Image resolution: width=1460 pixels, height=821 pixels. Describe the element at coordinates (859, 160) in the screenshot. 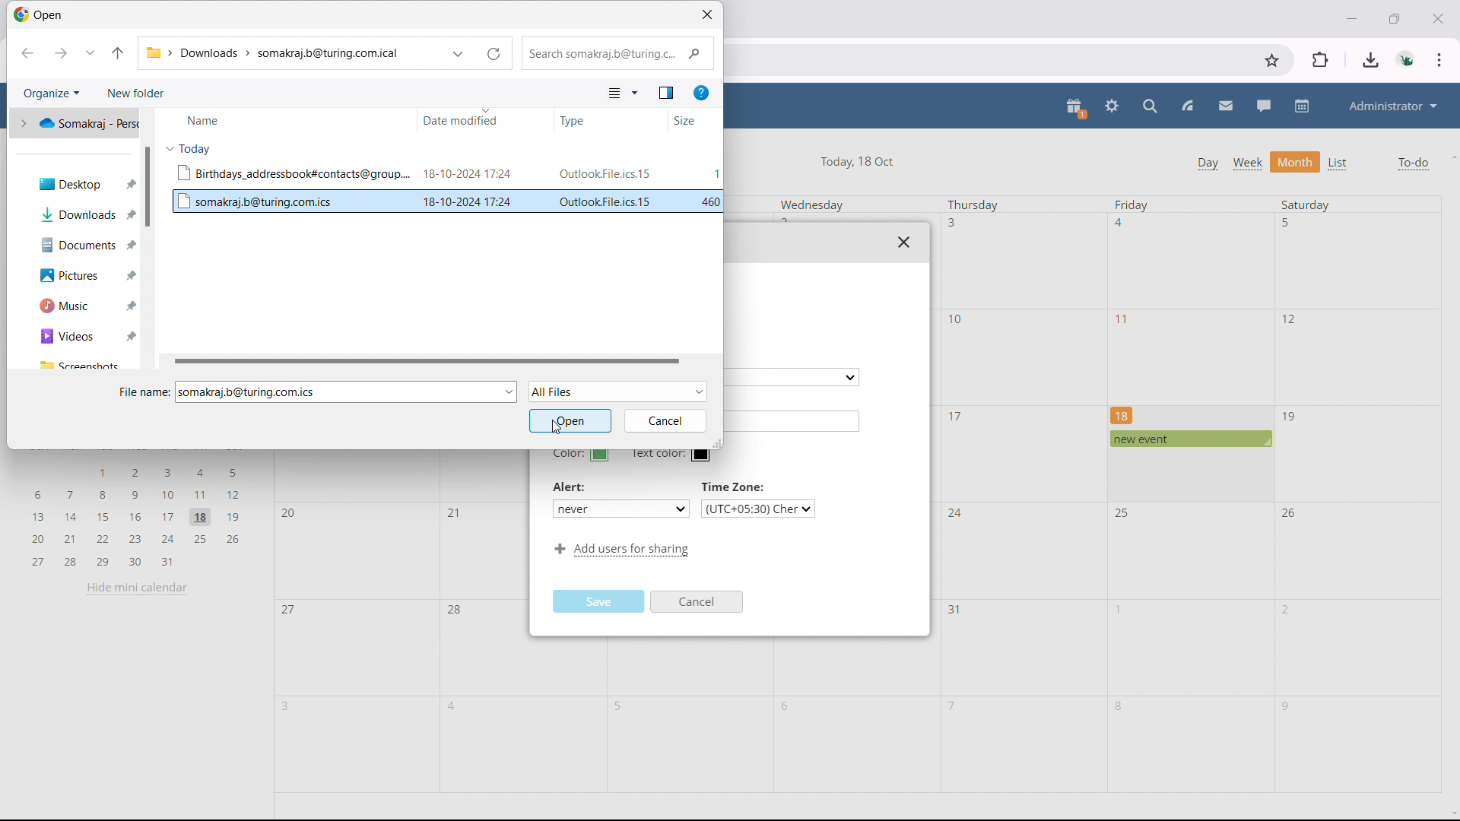

I see `Today, 18 Oct` at that location.